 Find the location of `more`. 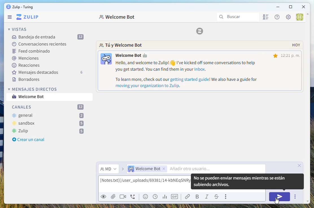

more is located at coordinates (295, 197).